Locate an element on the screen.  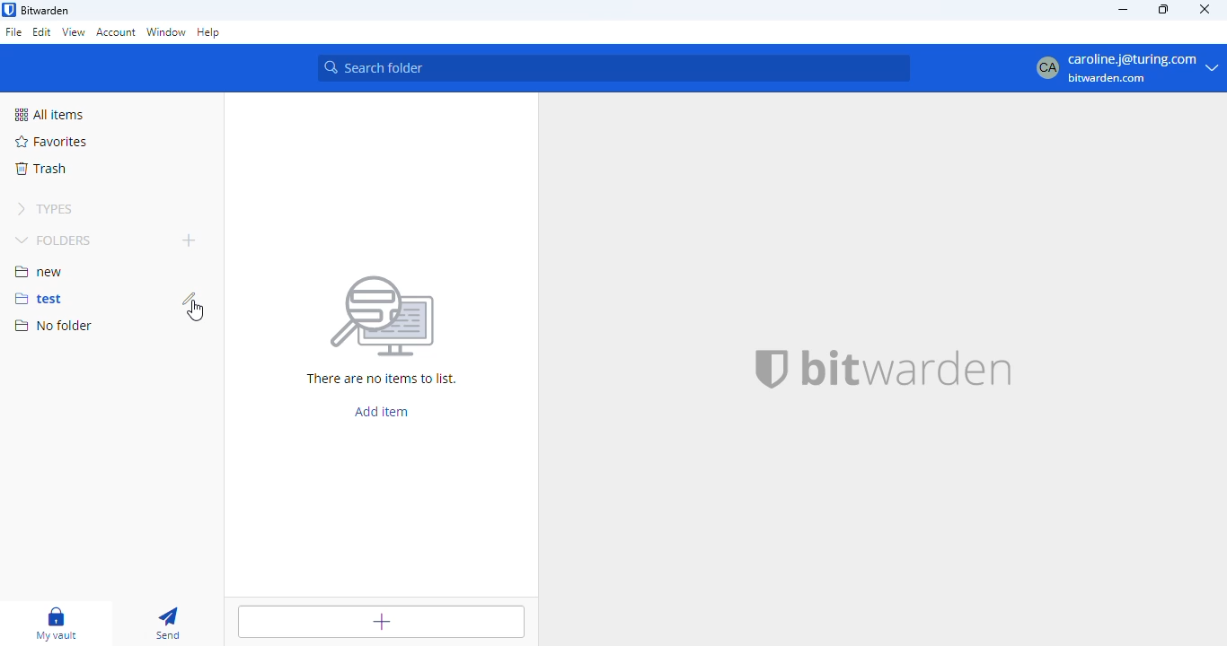
window is located at coordinates (167, 33).